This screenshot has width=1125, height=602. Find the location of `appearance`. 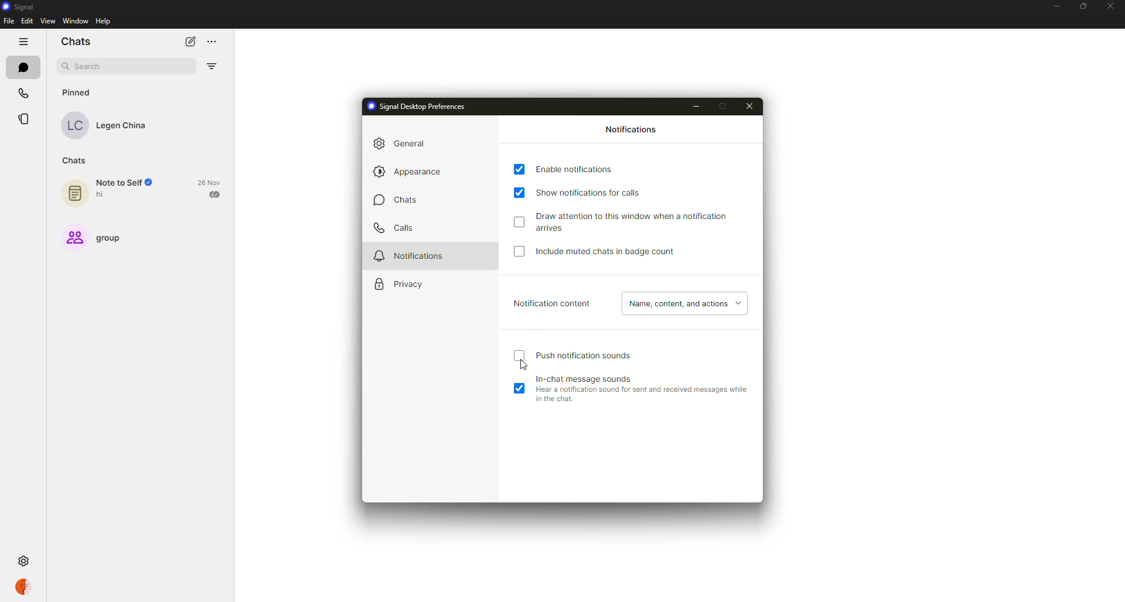

appearance is located at coordinates (411, 172).